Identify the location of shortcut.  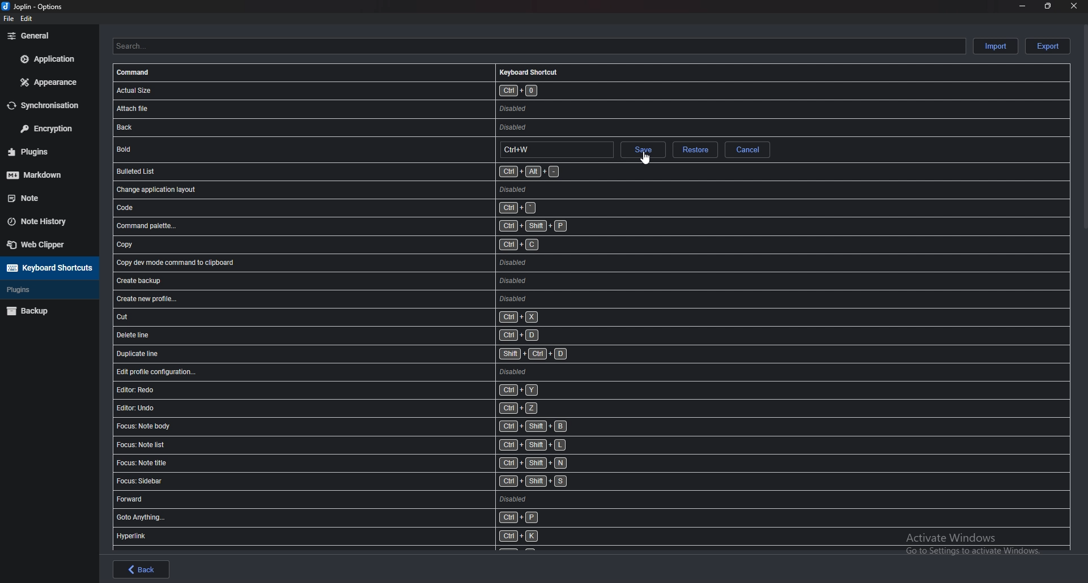
(372, 390).